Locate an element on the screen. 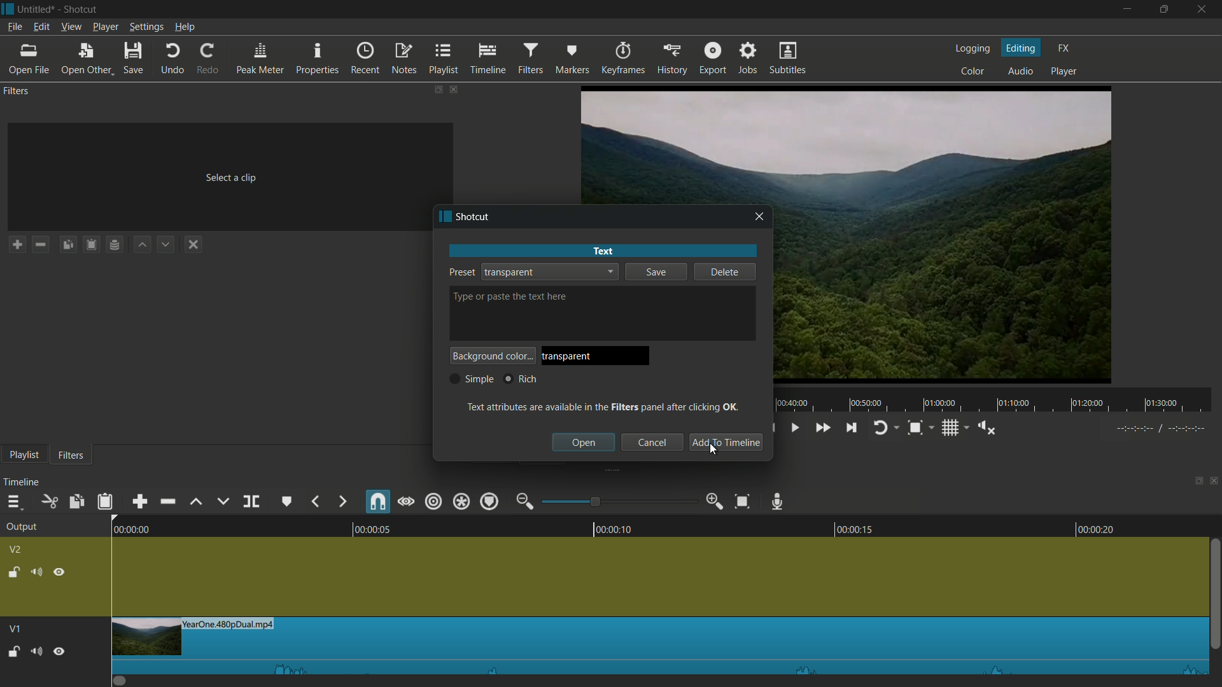  background color is located at coordinates (493, 356).